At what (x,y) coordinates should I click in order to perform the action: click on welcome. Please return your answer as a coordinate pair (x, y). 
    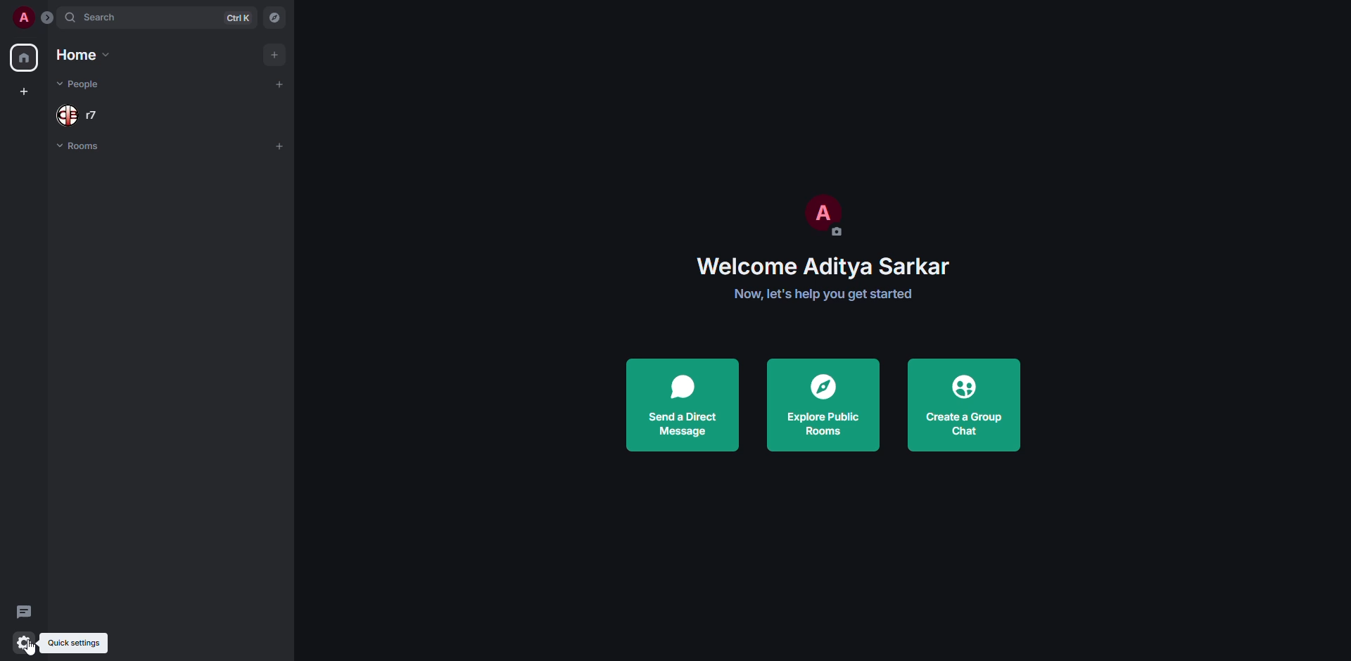
    Looking at the image, I should click on (823, 264).